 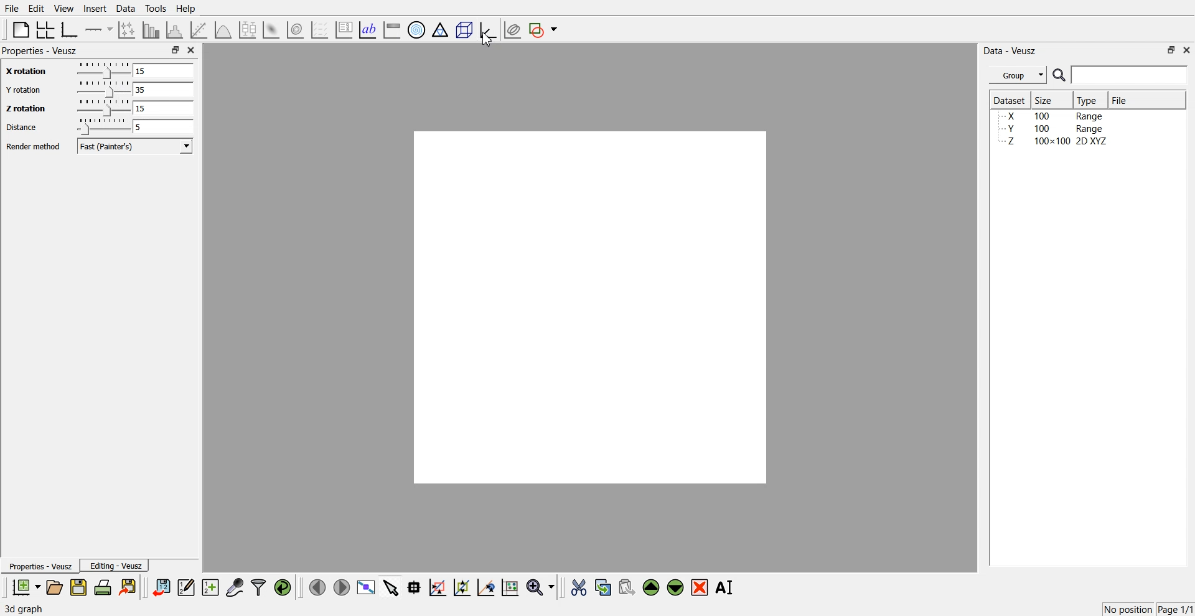 I want to click on Add axis to the pane, so click(x=98, y=30).